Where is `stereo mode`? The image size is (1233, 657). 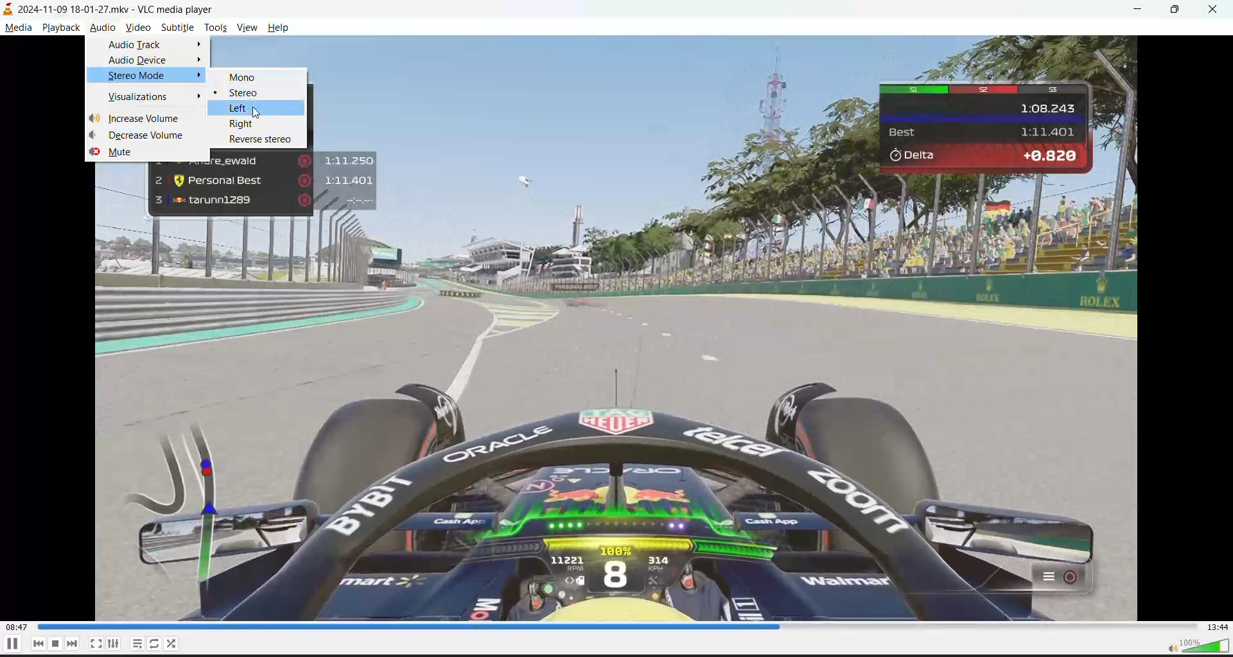 stereo mode is located at coordinates (139, 75).